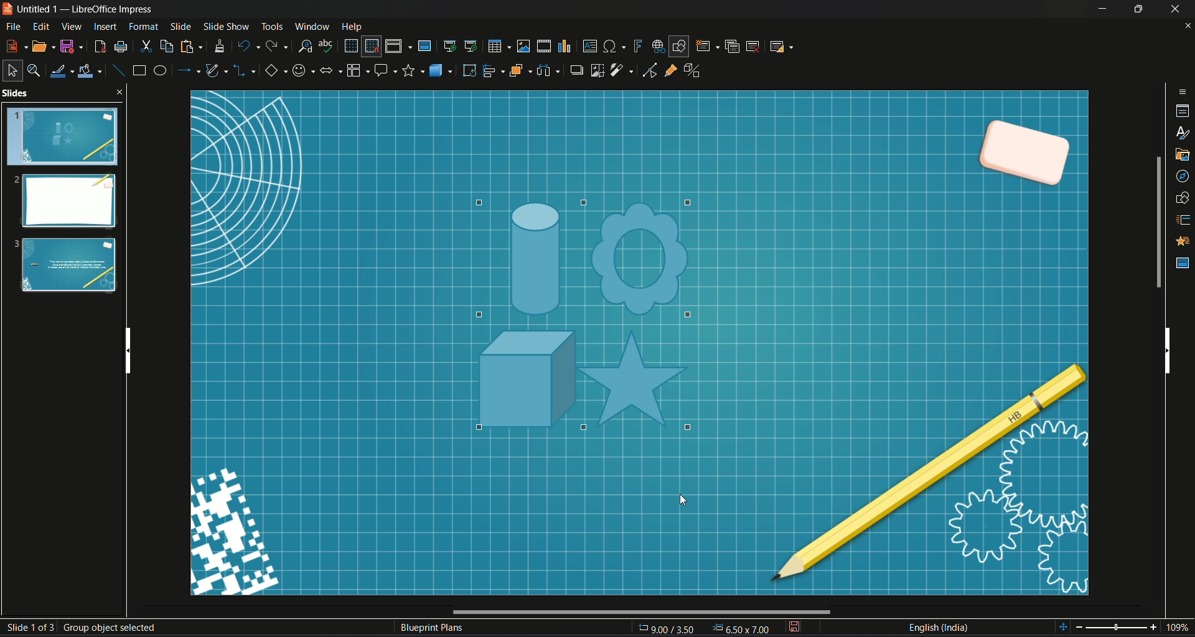 The width and height of the screenshot is (1195, 637). What do you see at coordinates (705, 629) in the screenshot?
I see `Page Dimensions` at bounding box center [705, 629].